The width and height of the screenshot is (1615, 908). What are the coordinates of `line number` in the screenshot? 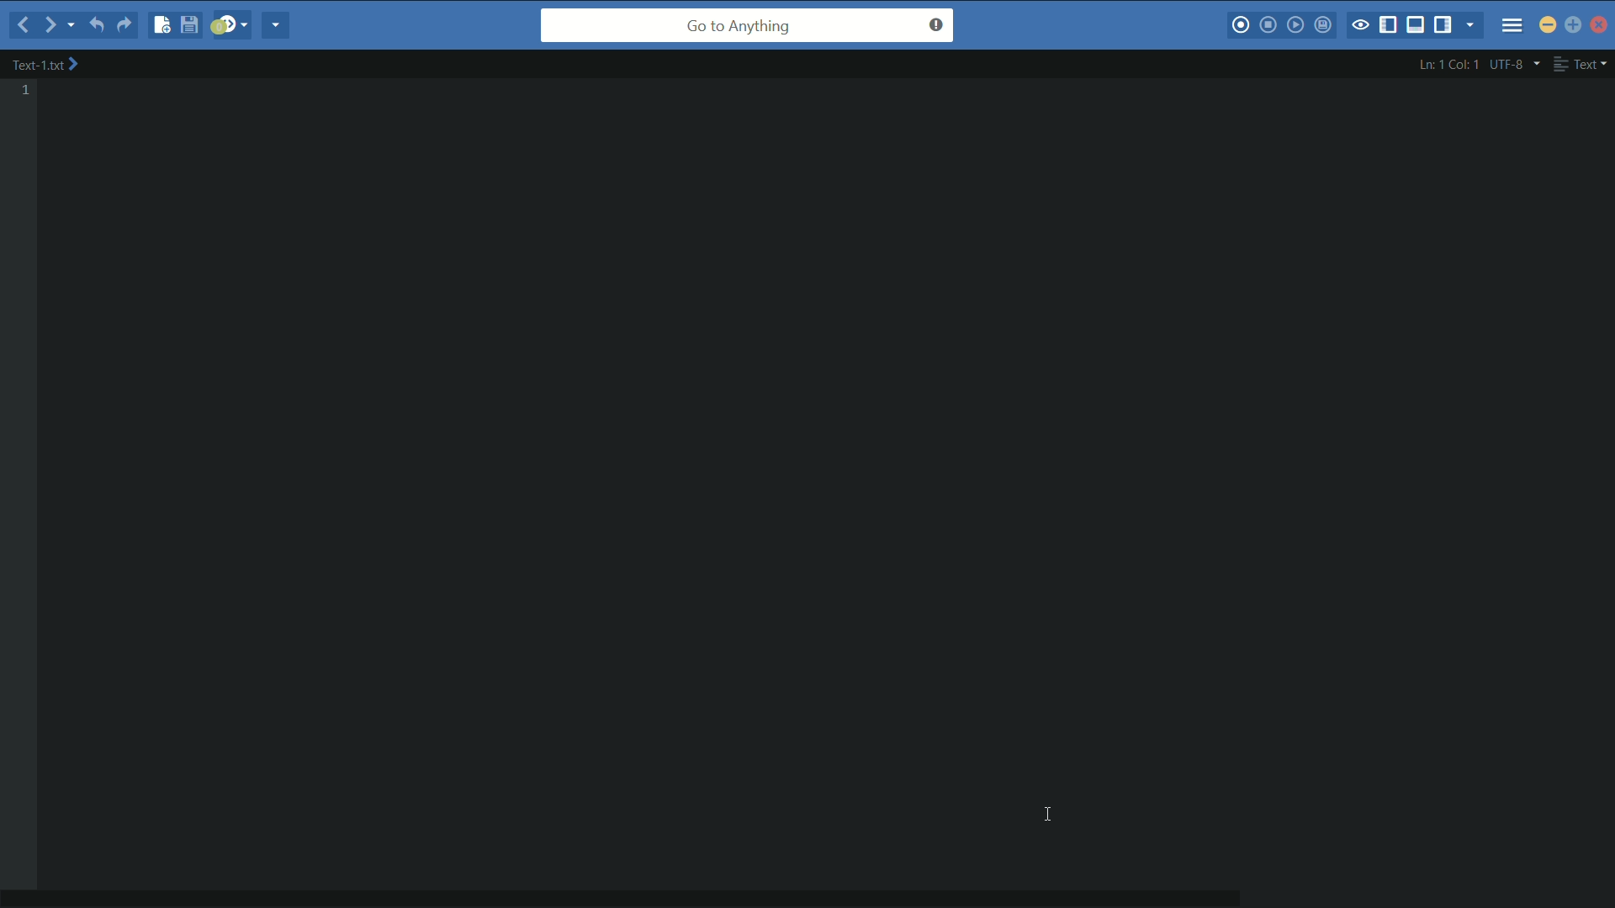 It's located at (26, 91).